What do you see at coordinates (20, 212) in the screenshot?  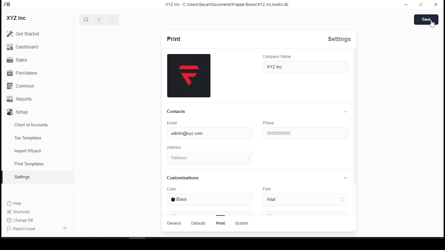 I see `shortcuts` at bounding box center [20, 212].